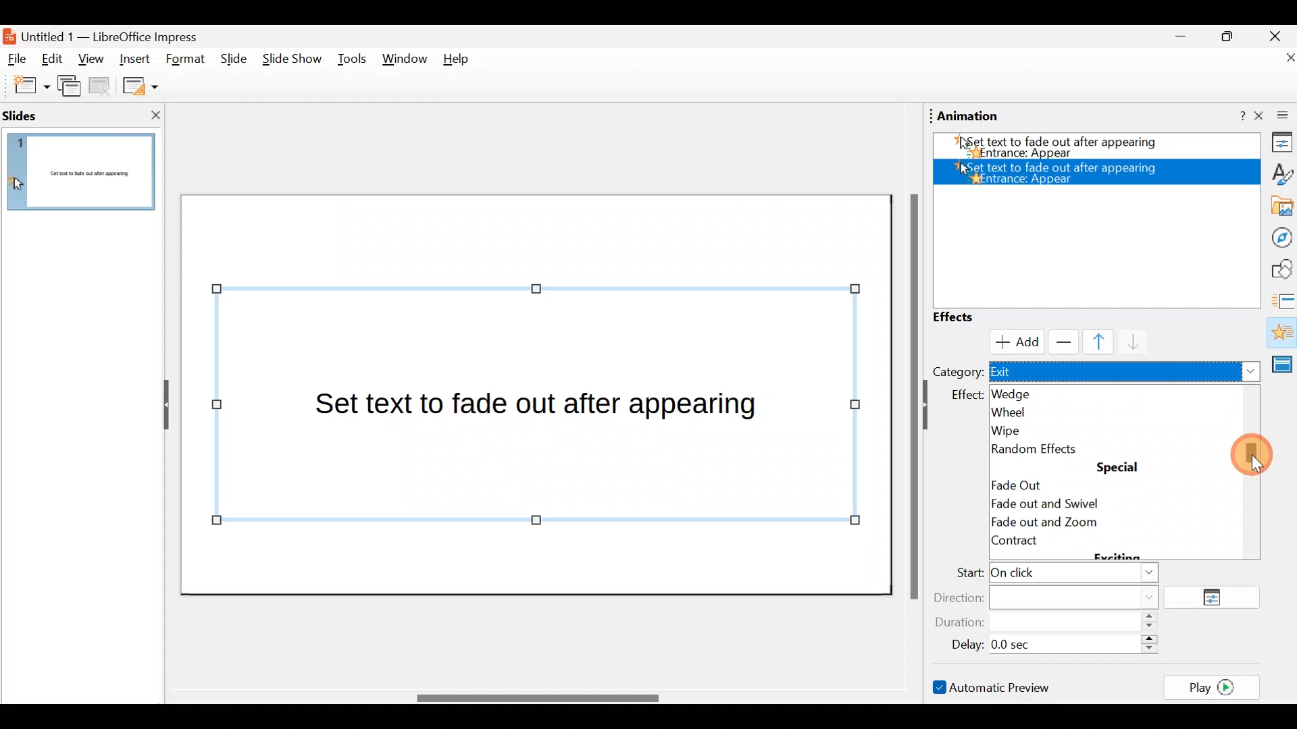  I want to click on Duration, so click(1050, 623).